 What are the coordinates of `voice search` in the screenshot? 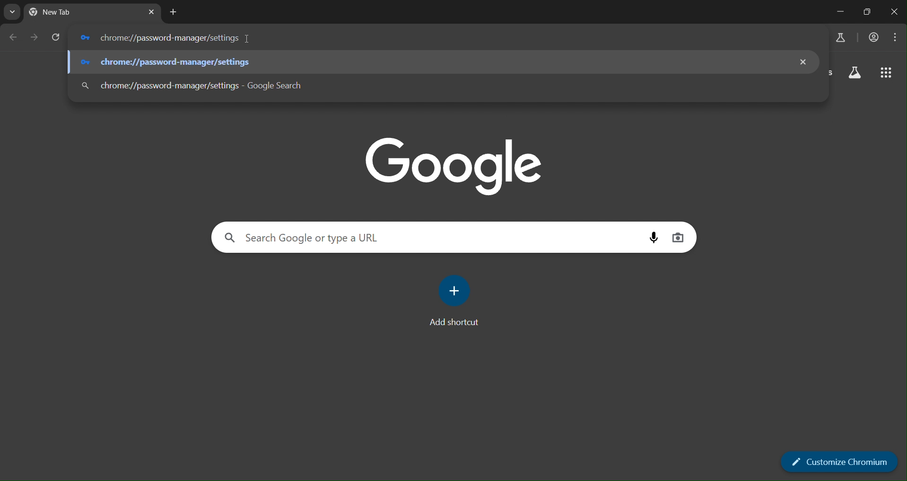 It's located at (654, 239).